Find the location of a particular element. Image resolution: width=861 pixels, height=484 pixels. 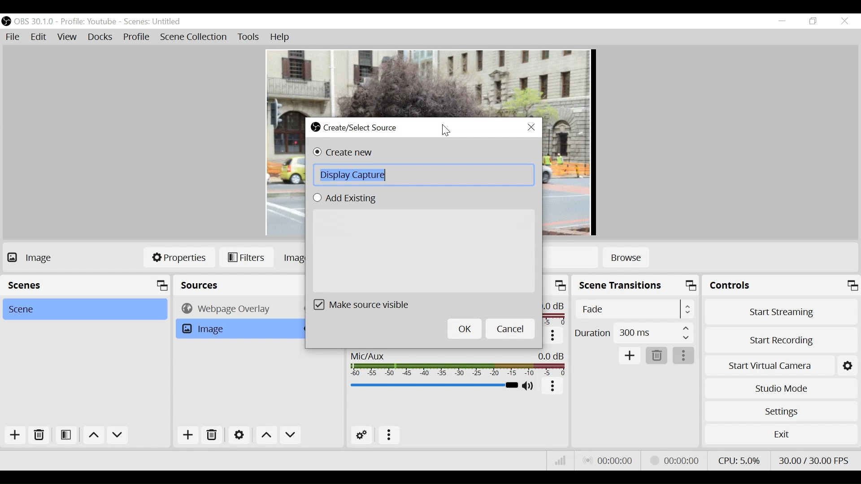

Cancel is located at coordinates (509, 329).